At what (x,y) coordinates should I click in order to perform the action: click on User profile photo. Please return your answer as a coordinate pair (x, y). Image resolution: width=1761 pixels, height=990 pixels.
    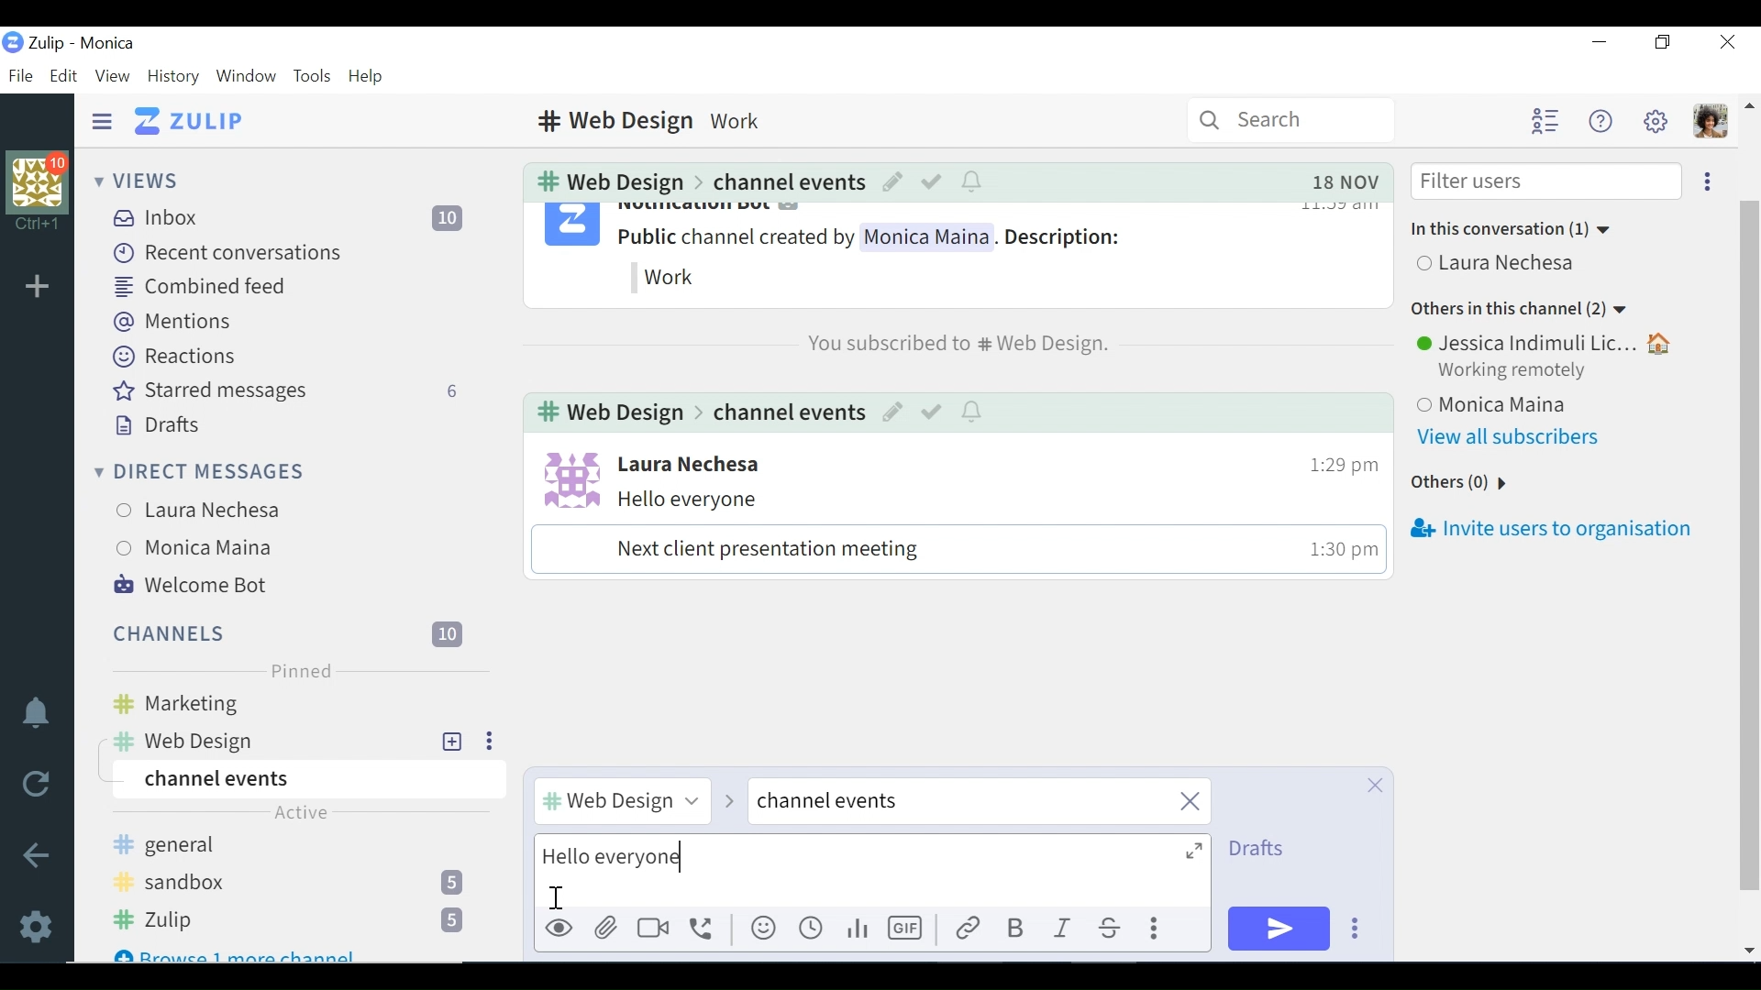
    Looking at the image, I should click on (566, 478).